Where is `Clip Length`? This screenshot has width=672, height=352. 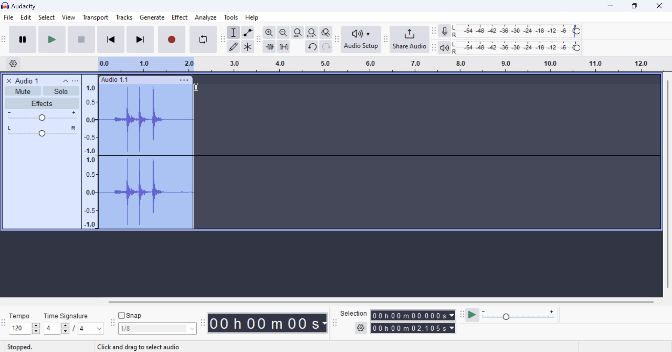 Clip Length is located at coordinates (269, 323).